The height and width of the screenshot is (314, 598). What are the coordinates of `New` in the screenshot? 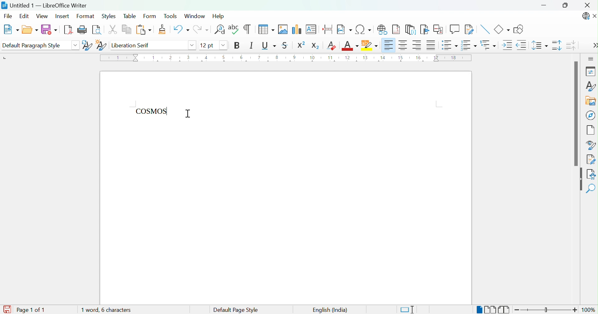 It's located at (11, 30).